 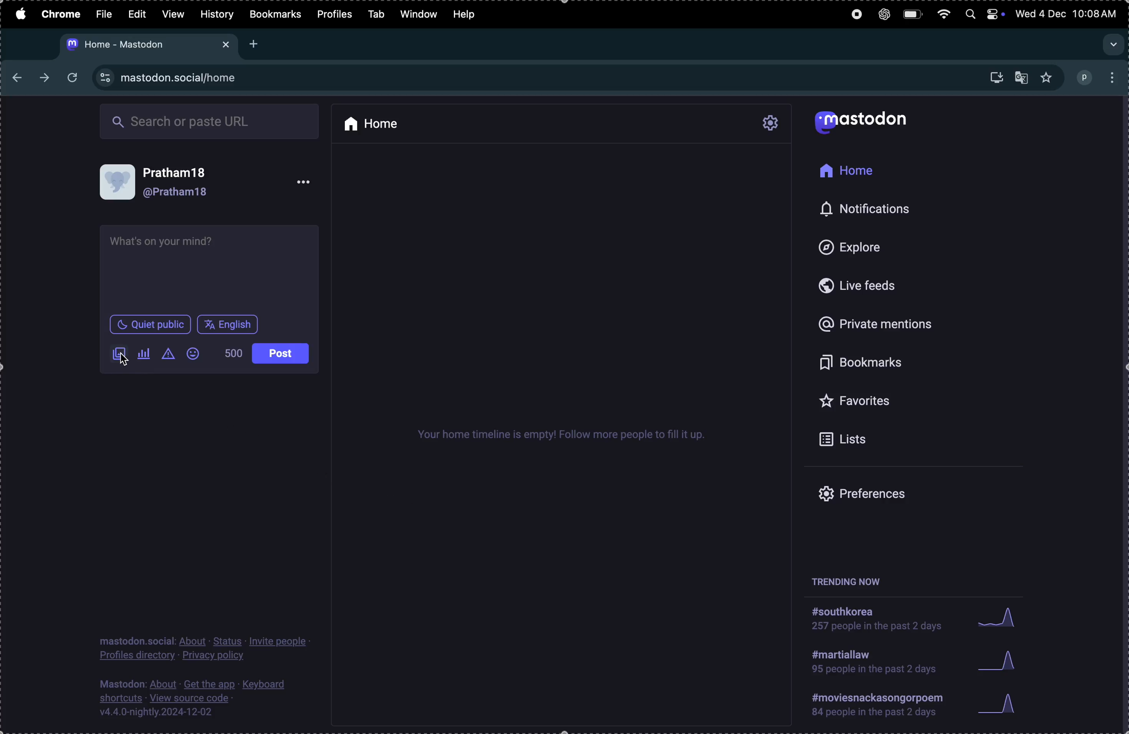 I want to click on Home, so click(x=379, y=121).